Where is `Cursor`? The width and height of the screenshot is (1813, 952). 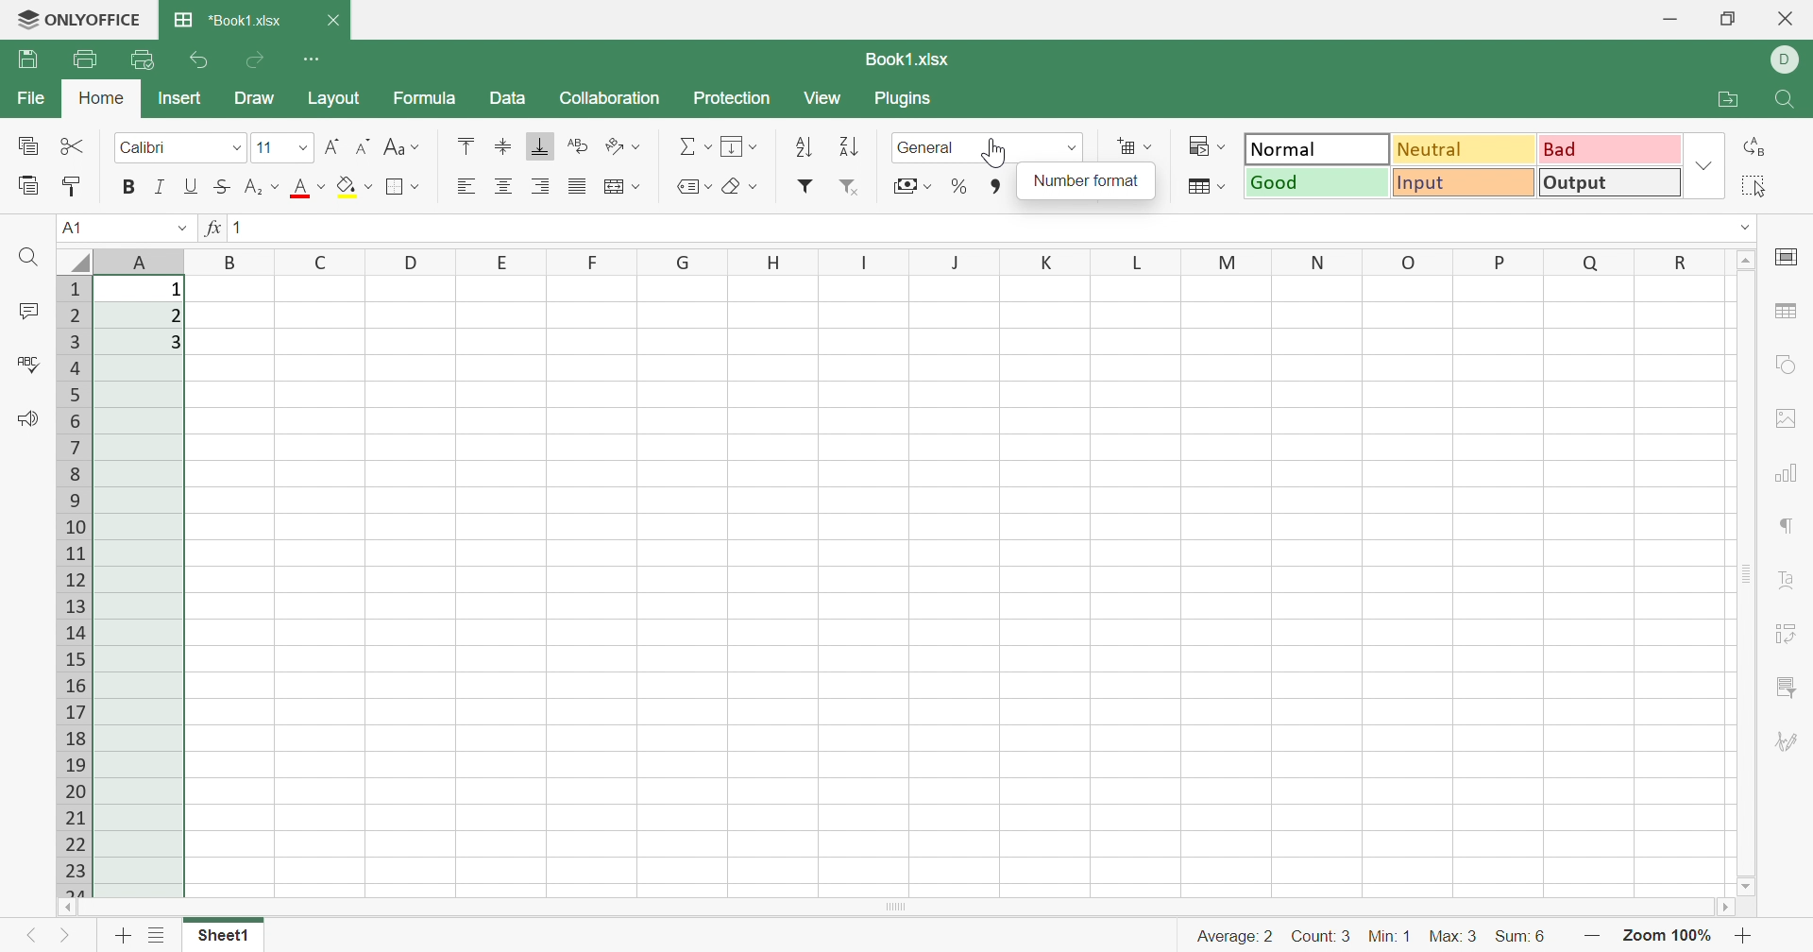
Cursor is located at coordinates (995, 152).